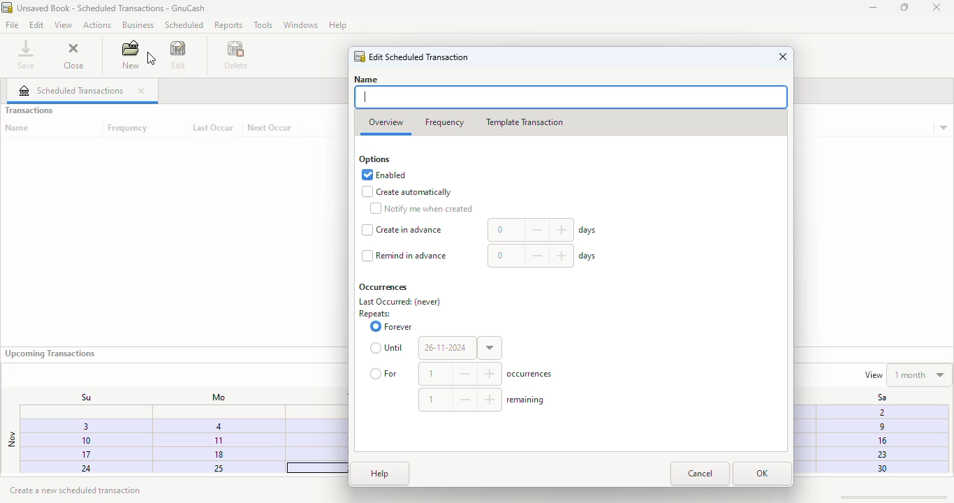  I want to click on windows, so click(300, 24).